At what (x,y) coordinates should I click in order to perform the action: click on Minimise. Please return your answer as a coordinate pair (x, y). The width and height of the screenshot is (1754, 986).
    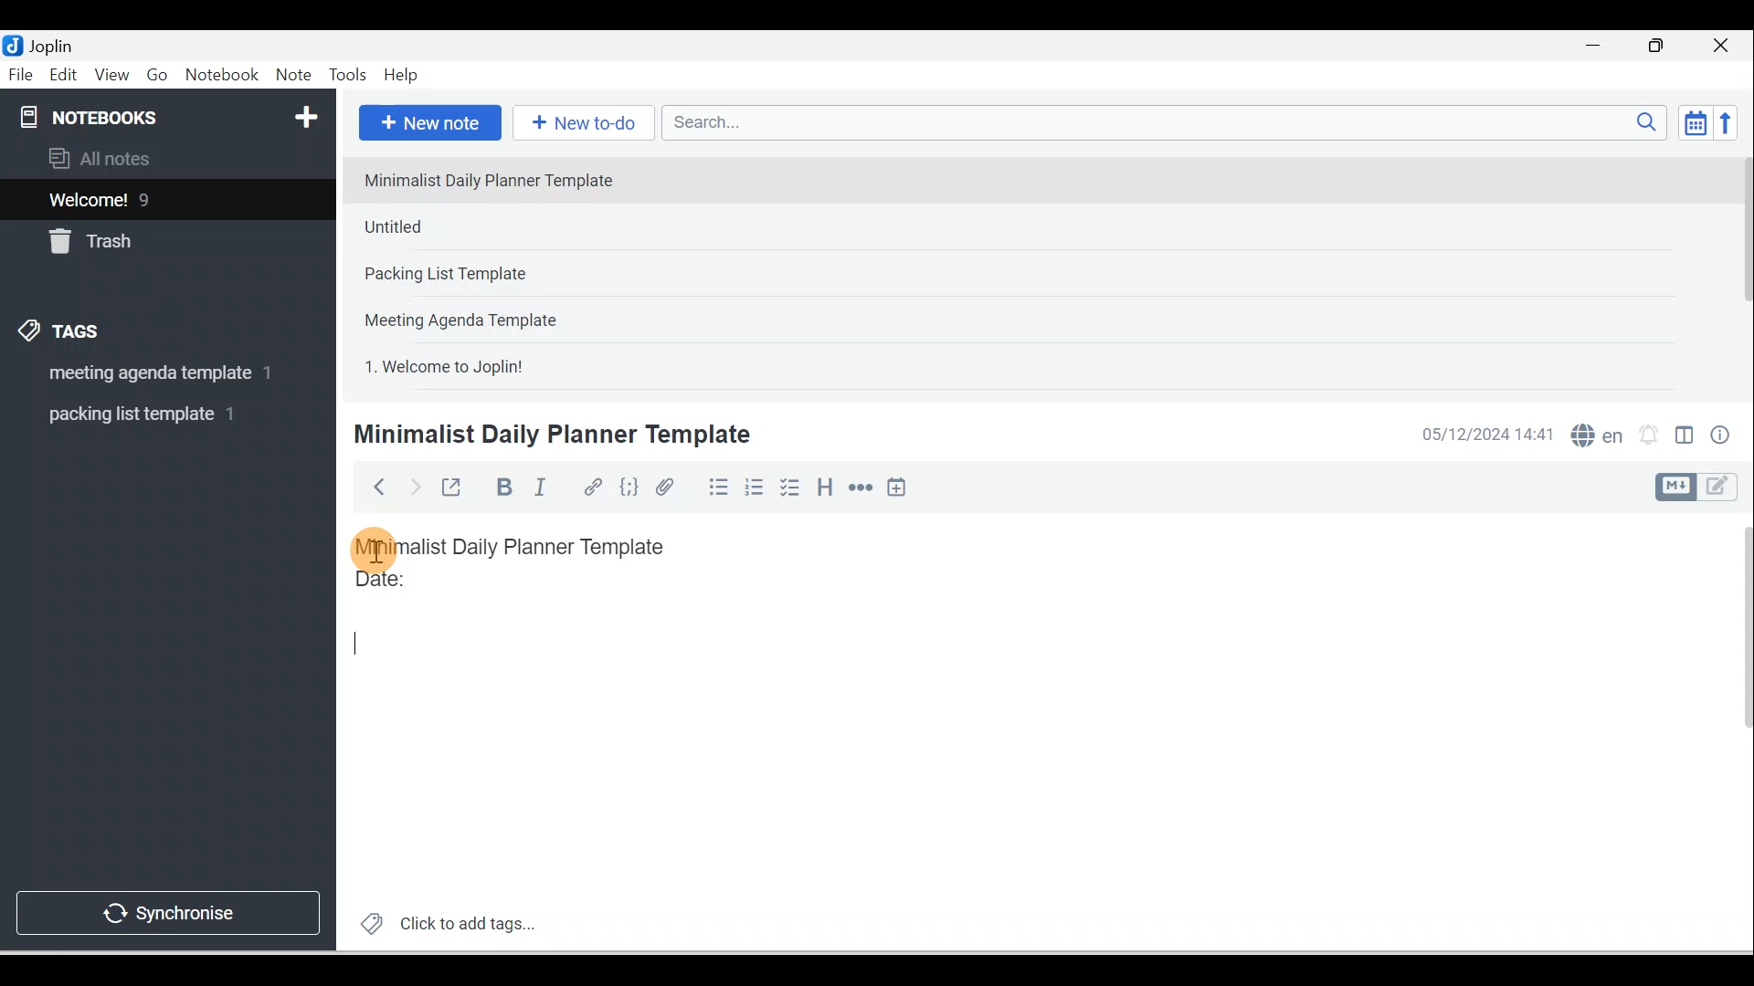
    Looking at the image, I should click on (1599, 47).